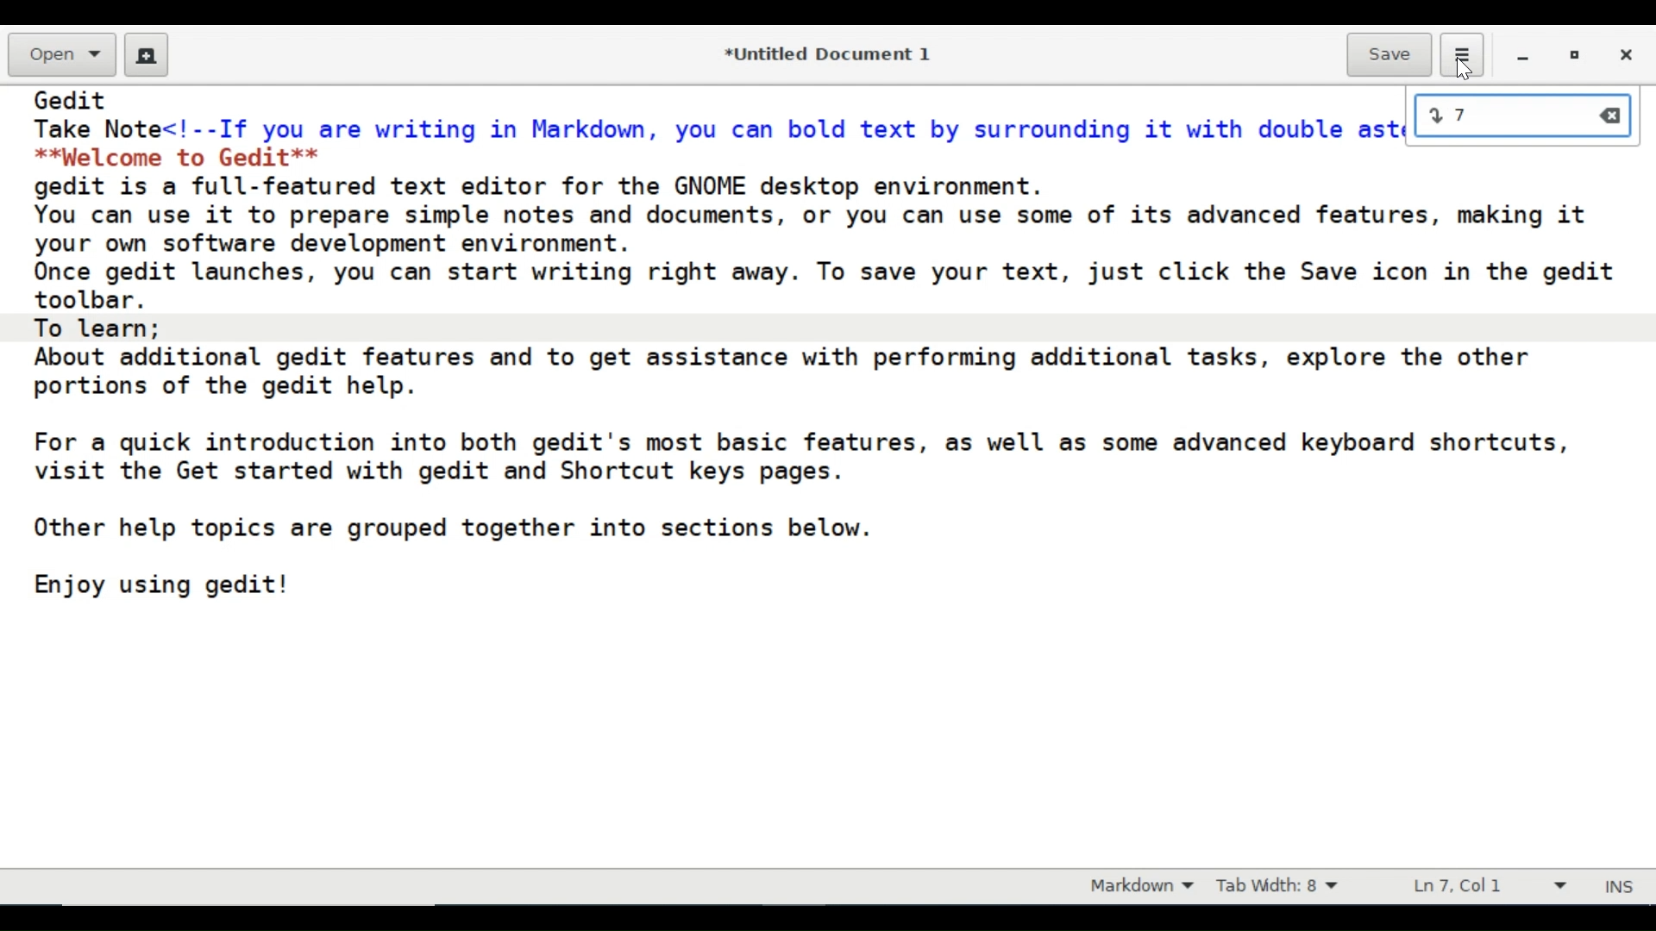 The height and width of the screenshot is (931, 1656). I want to click on gedit is a full-featured text editor for the GNOME desktop environment., so click(551, 184).